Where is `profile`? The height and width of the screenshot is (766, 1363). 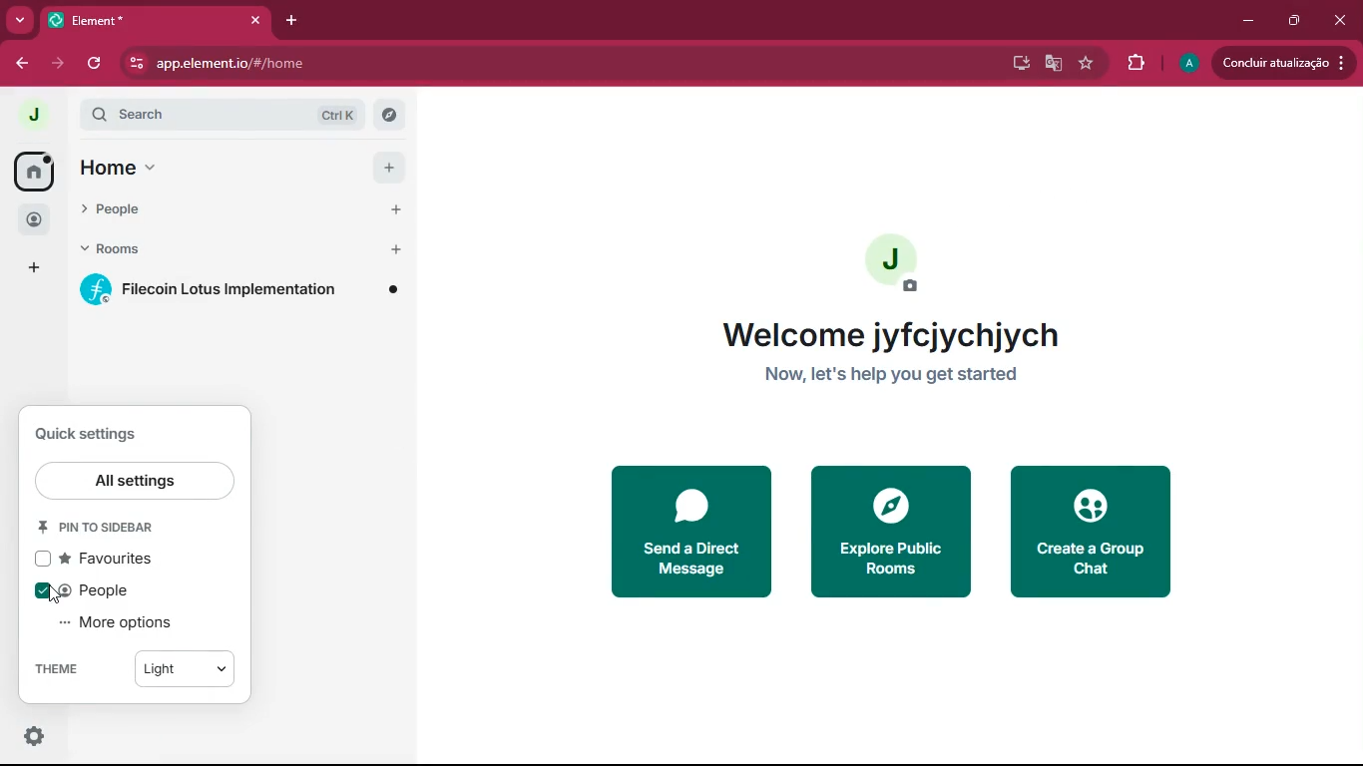 profile is located at coordinates (1188, 65).